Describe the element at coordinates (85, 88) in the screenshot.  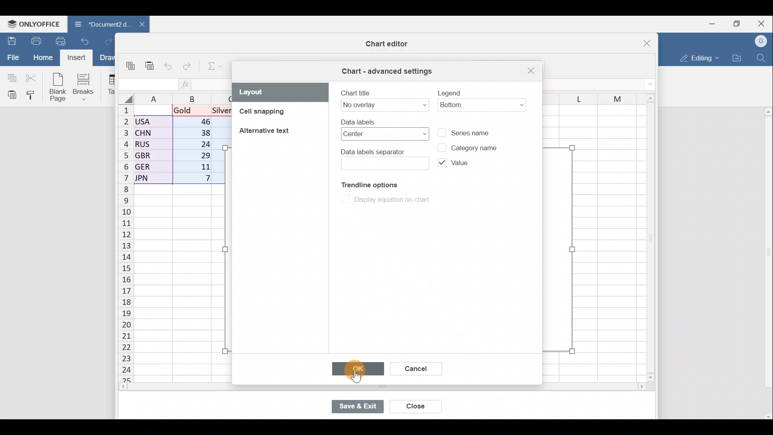
I see `Breaks` at that location.